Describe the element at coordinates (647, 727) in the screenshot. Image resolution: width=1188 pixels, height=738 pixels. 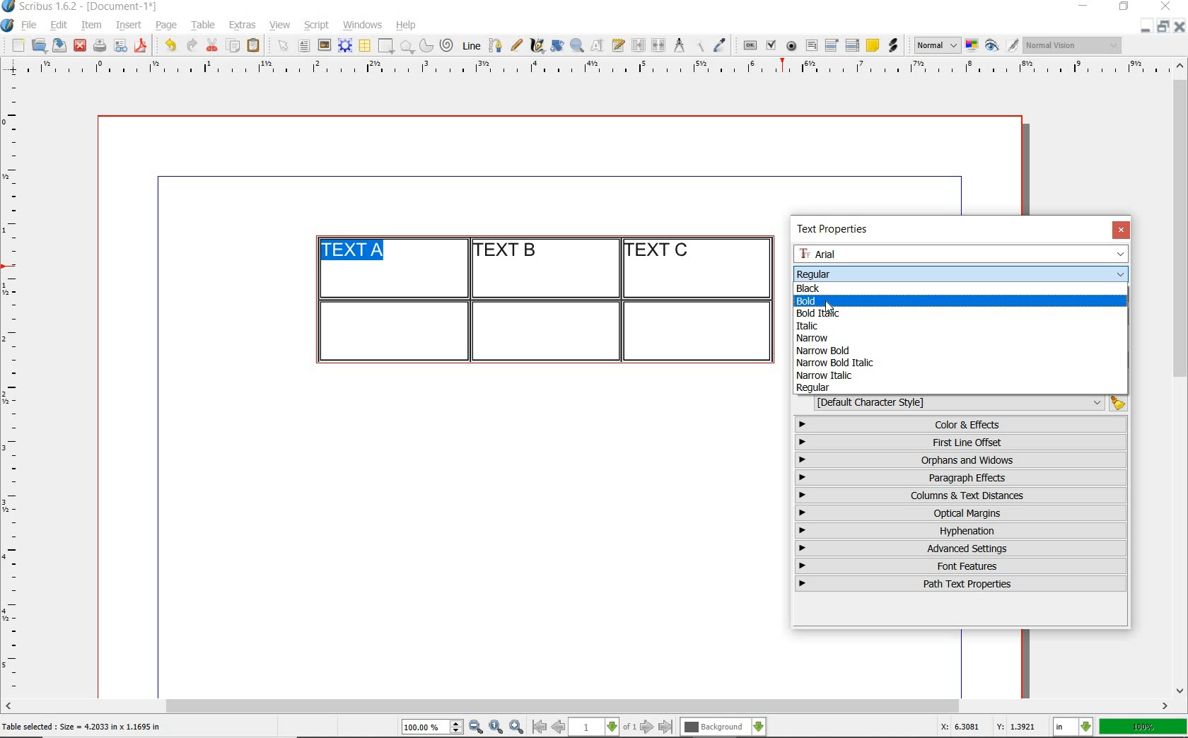
I see `go to next page` at that location.